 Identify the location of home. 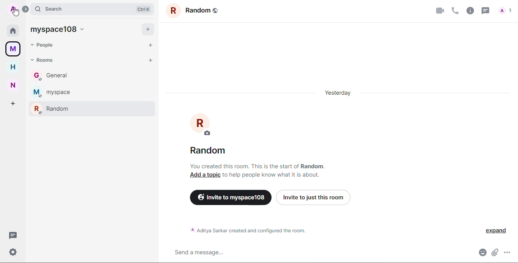
(14, 31).